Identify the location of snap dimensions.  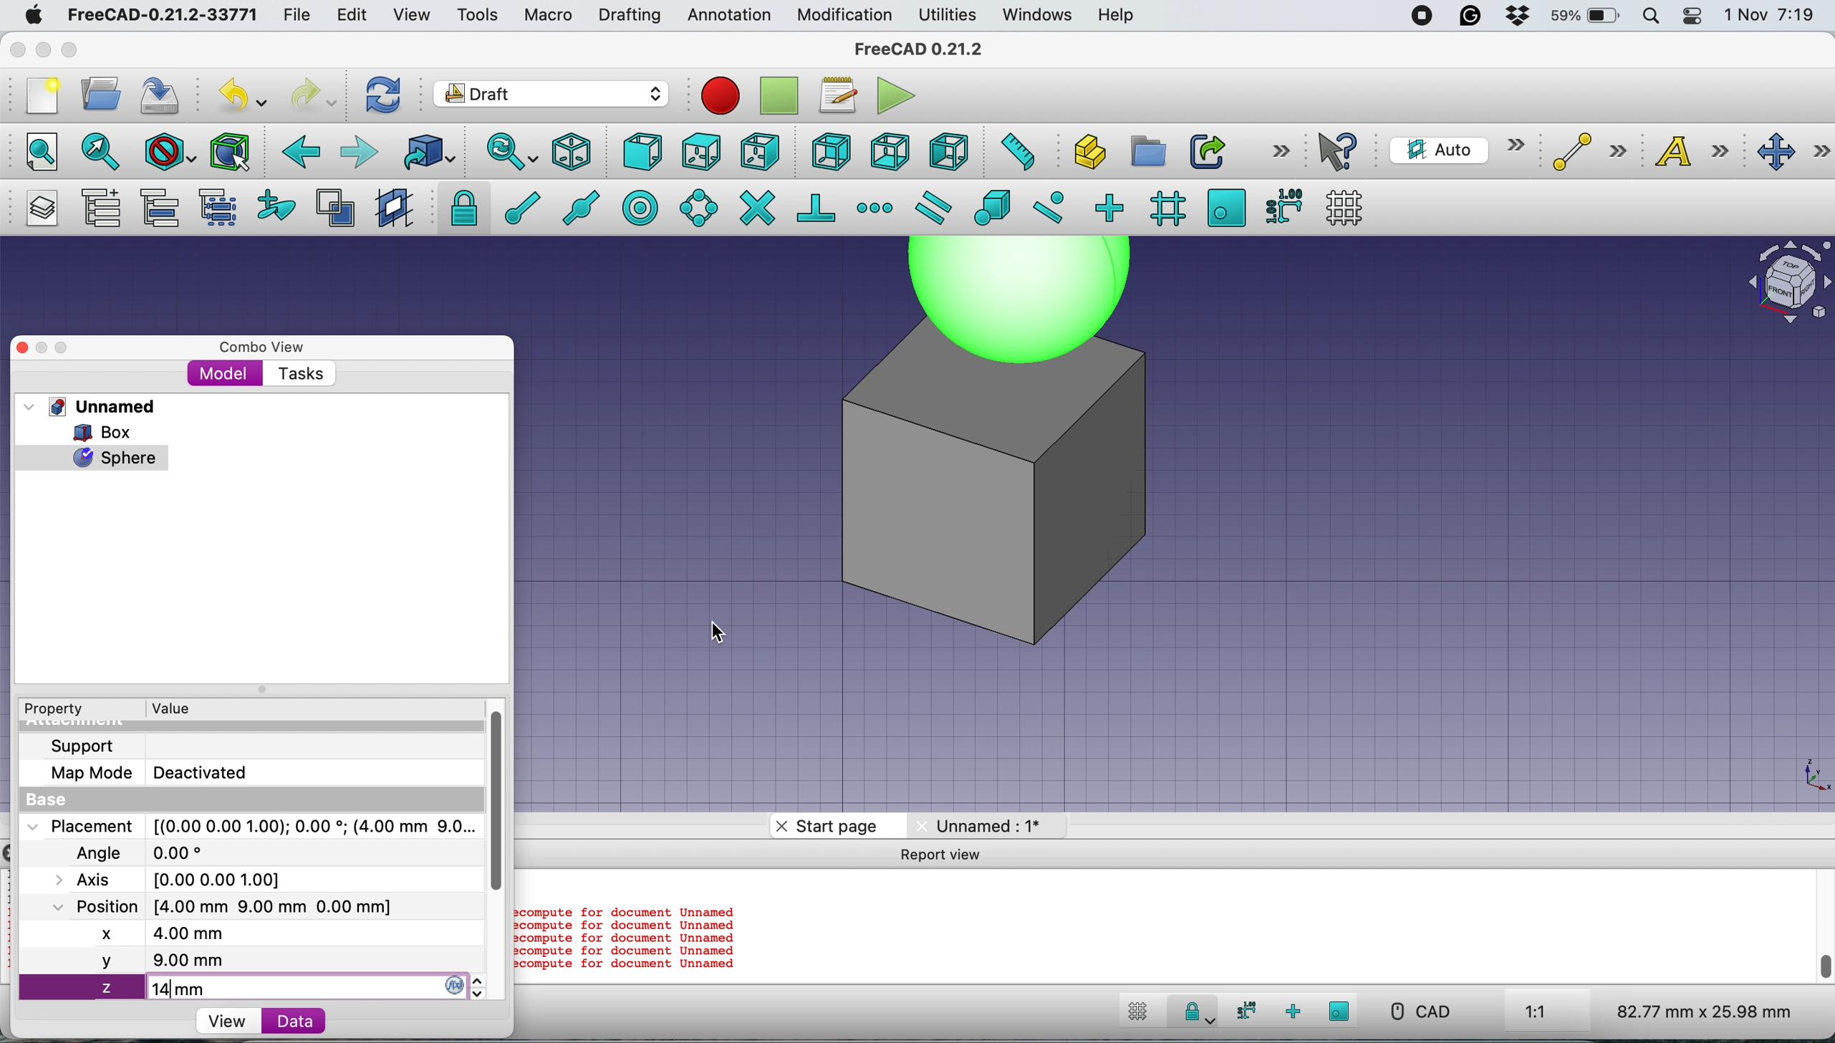
(1243, 1011).